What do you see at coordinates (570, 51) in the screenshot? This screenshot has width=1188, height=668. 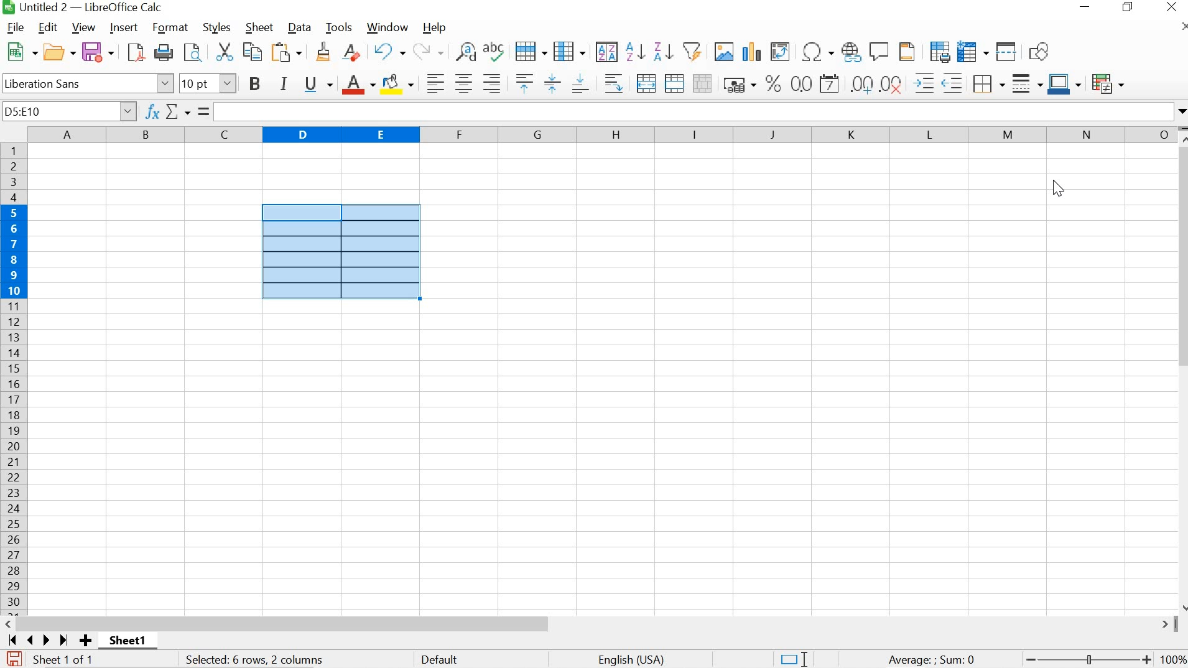 I see `COLUMN` at bounding box center [570, 51].